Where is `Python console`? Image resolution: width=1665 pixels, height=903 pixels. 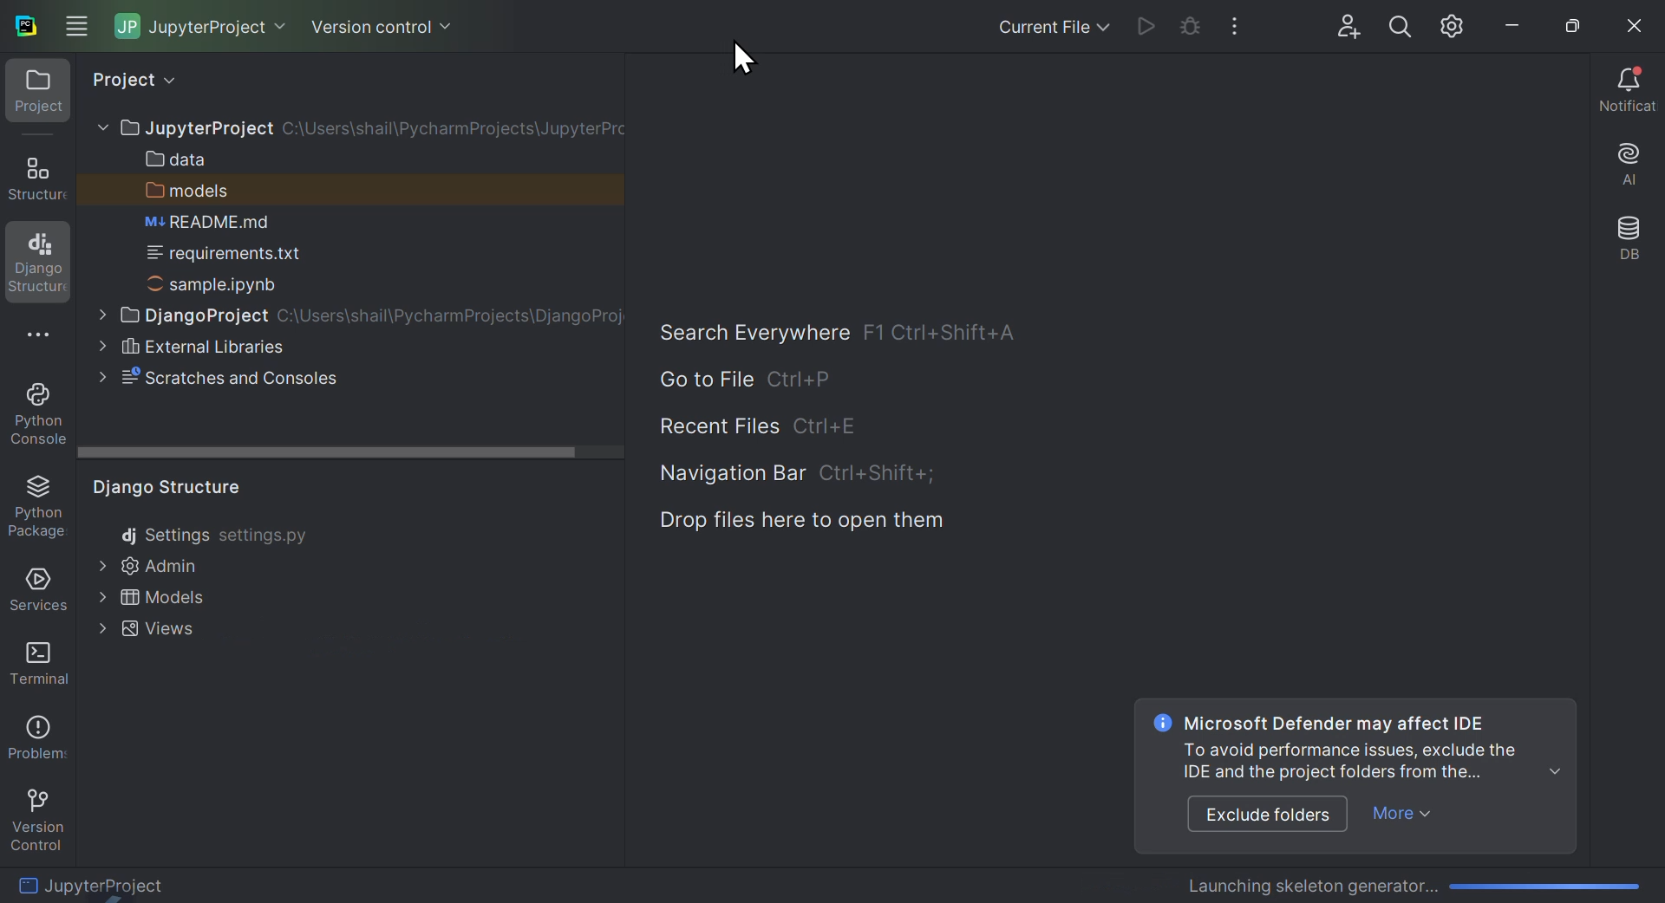
Python console is located at coordinates (37, 415).